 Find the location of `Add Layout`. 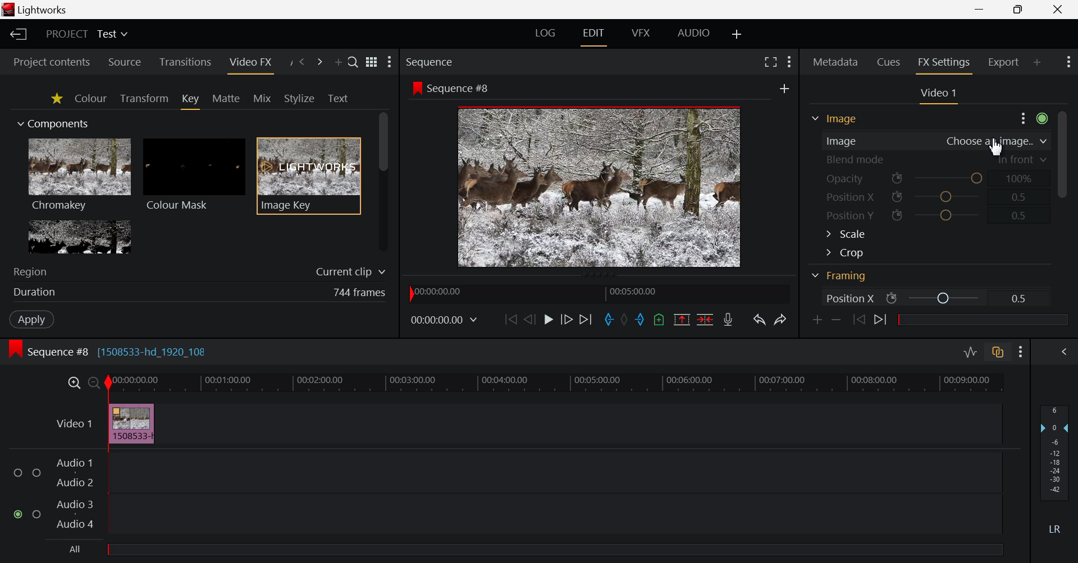

Add Layout is located at coordinates (736, 32).